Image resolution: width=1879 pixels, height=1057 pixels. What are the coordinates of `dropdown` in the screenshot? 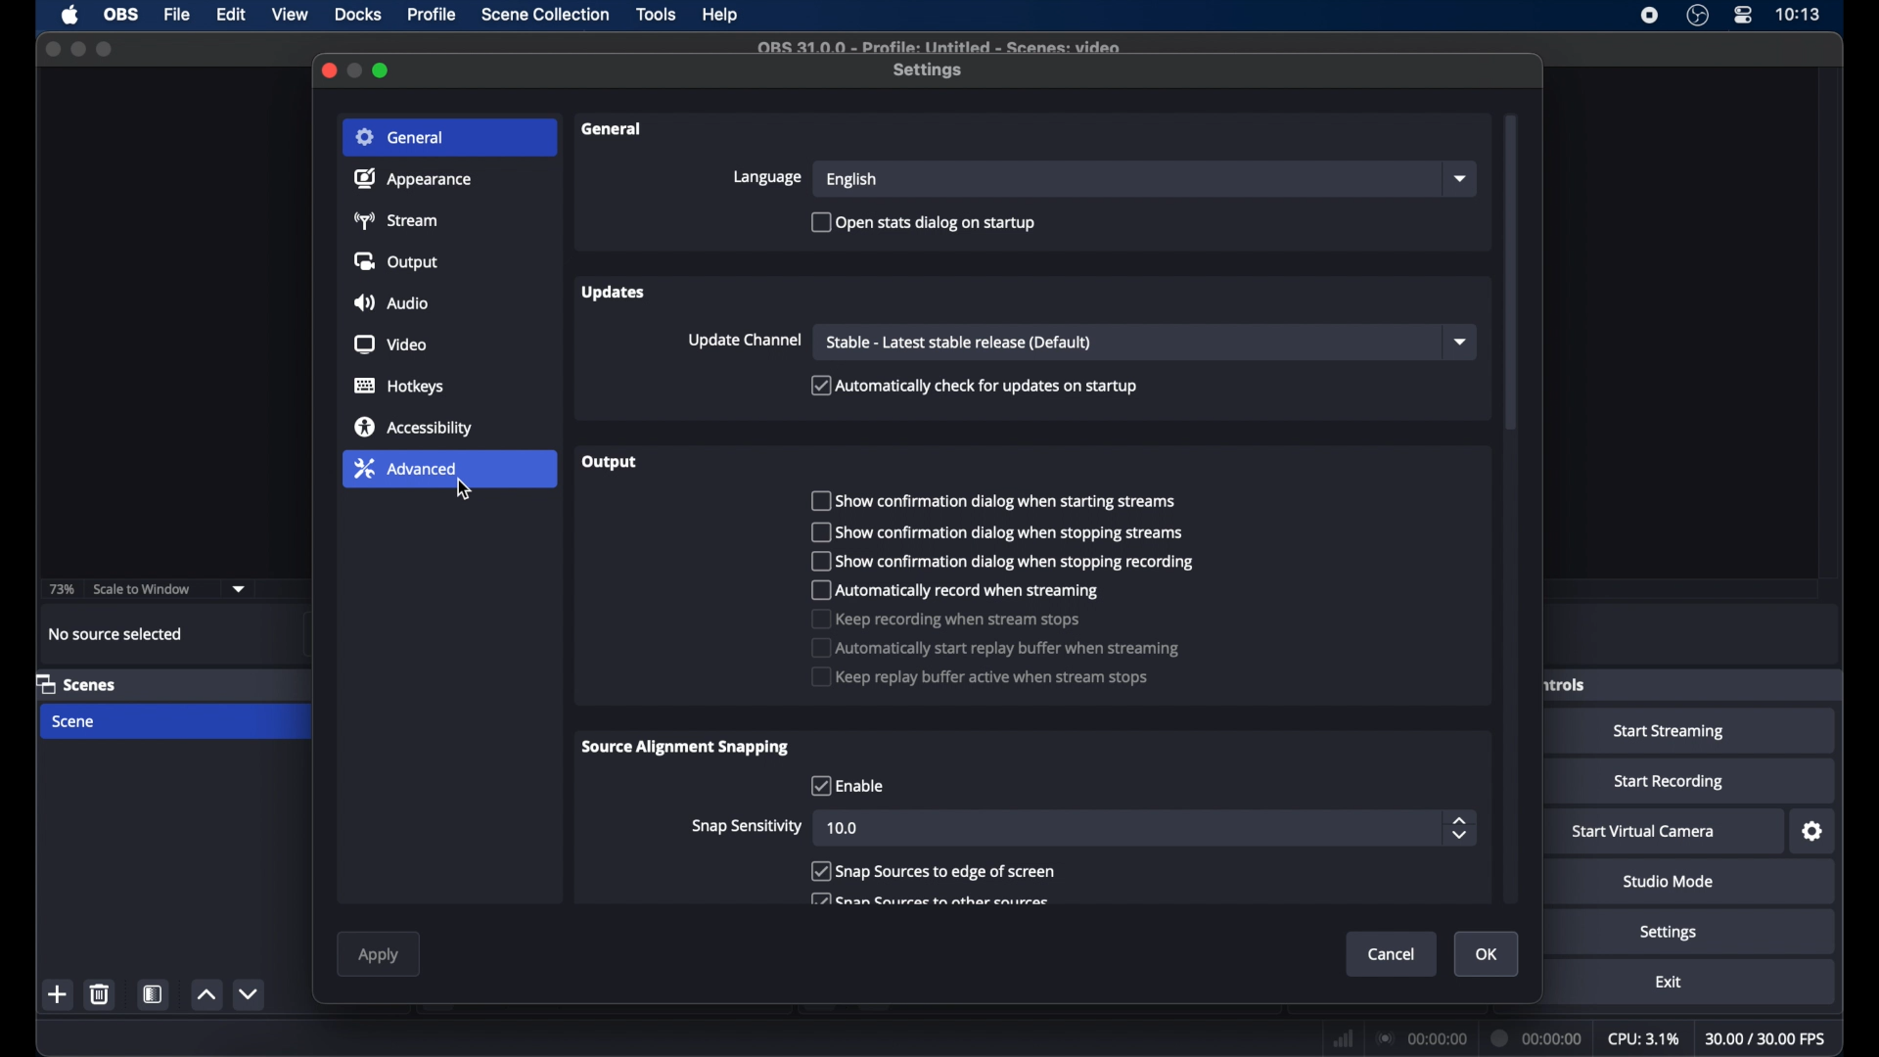 It's located at (1460, 343).